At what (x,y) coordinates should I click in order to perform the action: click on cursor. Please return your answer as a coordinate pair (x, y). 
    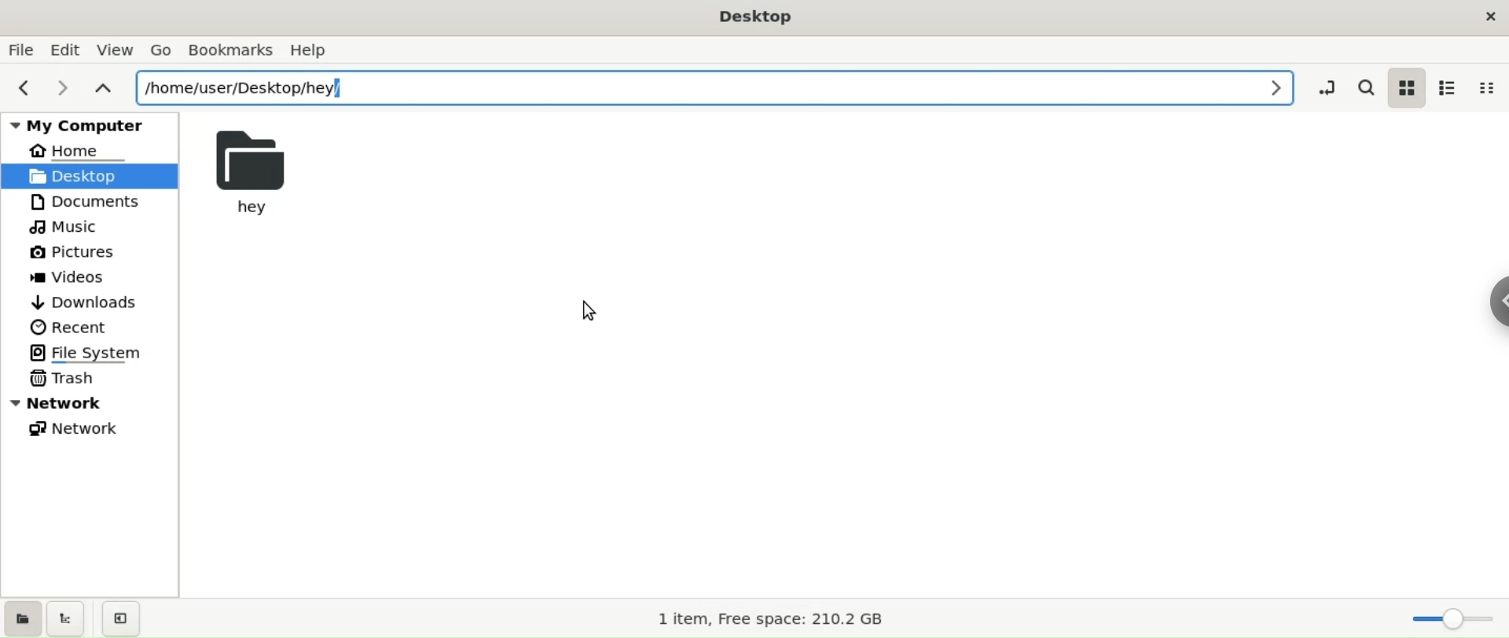
    Looking at the image, I should click on (596, 314).